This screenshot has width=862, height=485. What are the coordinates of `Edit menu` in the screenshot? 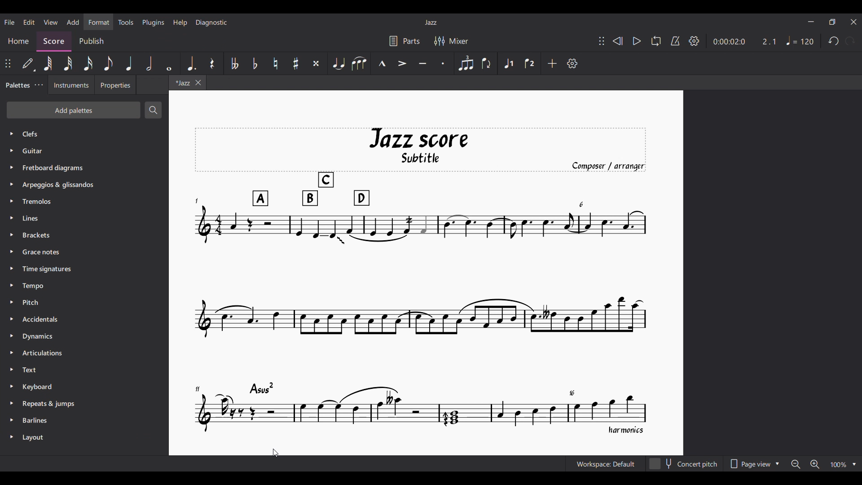 It's located at (29, 22).